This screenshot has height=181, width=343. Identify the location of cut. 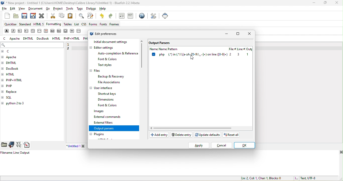
(52, 16).